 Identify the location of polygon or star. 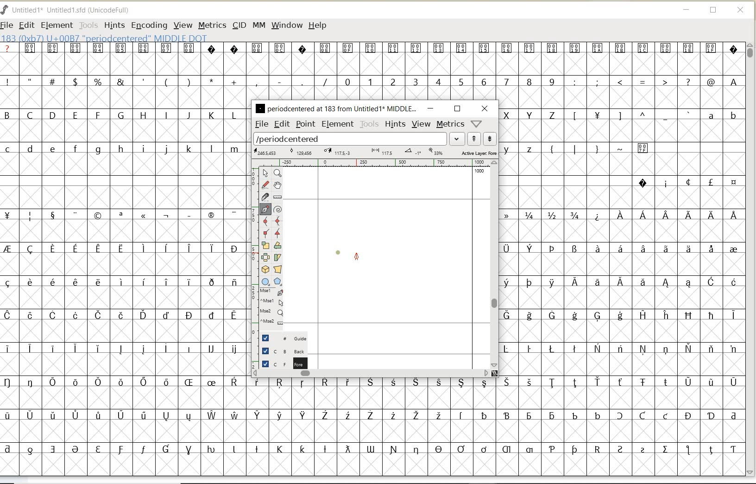
(279, 282).